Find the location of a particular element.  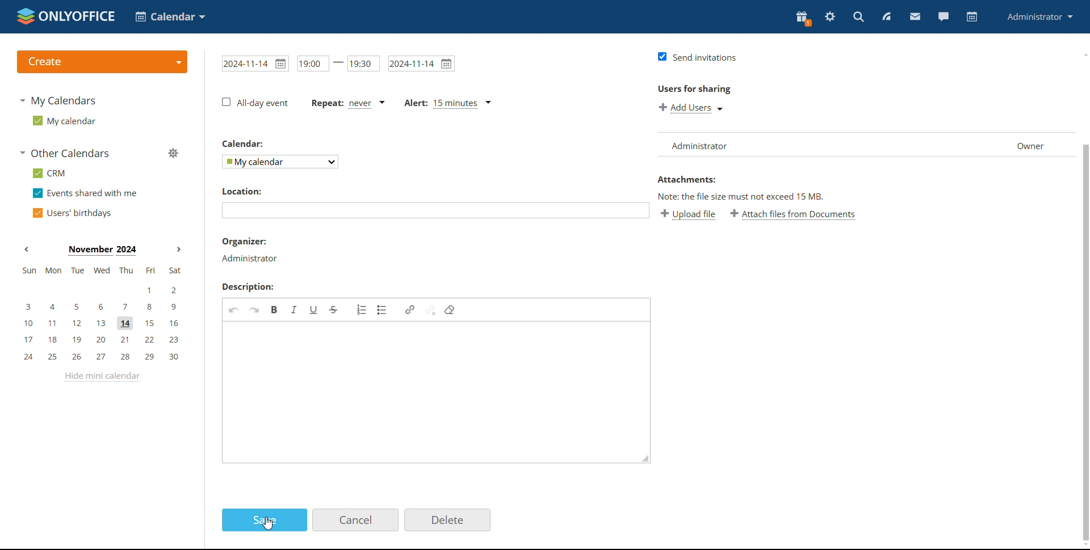

scroll bar is located at coordinates (1083, 257).